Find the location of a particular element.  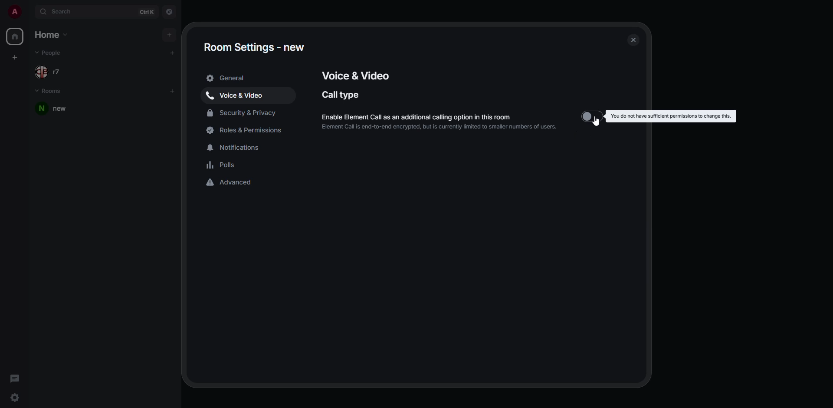

add is located at coordinates (173, 52).